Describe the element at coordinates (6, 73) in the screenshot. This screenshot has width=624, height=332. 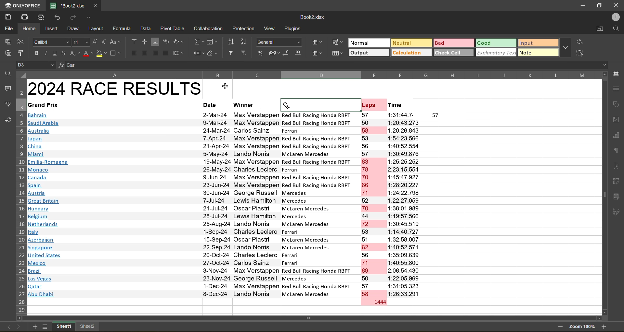
I see `find` at that location.